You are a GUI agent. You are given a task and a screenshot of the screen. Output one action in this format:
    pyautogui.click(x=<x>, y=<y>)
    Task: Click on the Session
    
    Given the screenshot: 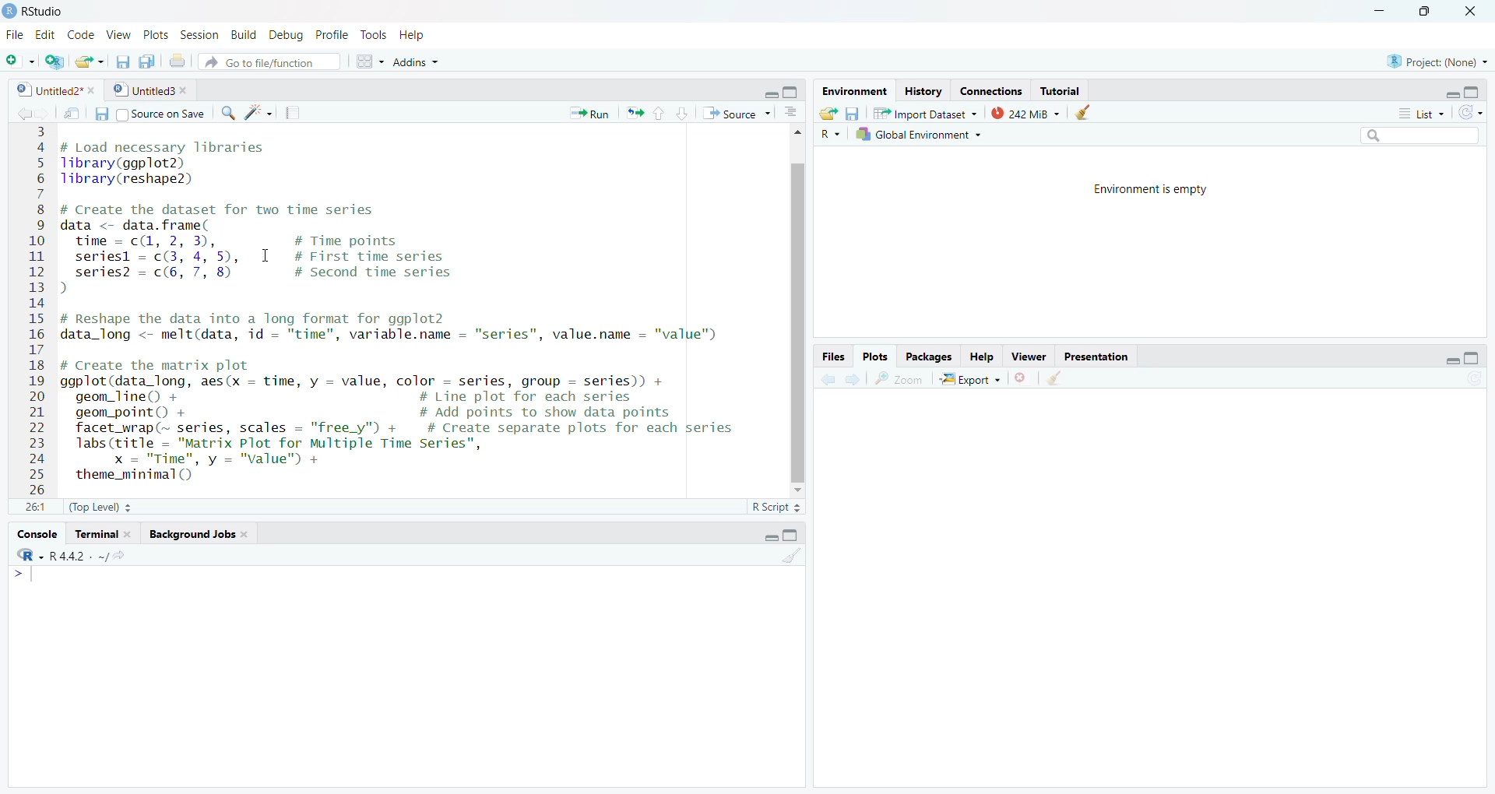 What is the action you would take?
    pyautogui.click(x=199, y=35)
    